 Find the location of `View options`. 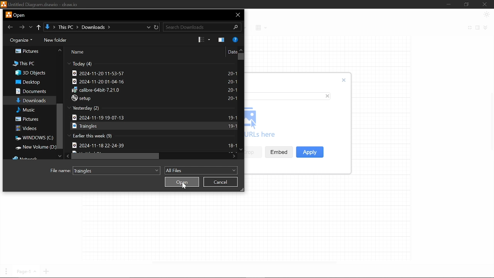

View options is located at coordinates (208, 39).